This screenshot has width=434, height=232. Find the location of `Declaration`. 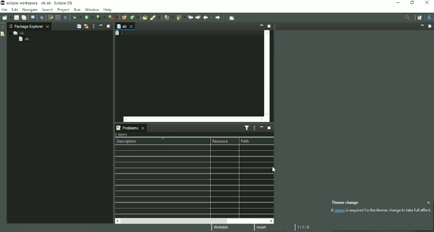

Declaration is located at coordinates (3, 35).